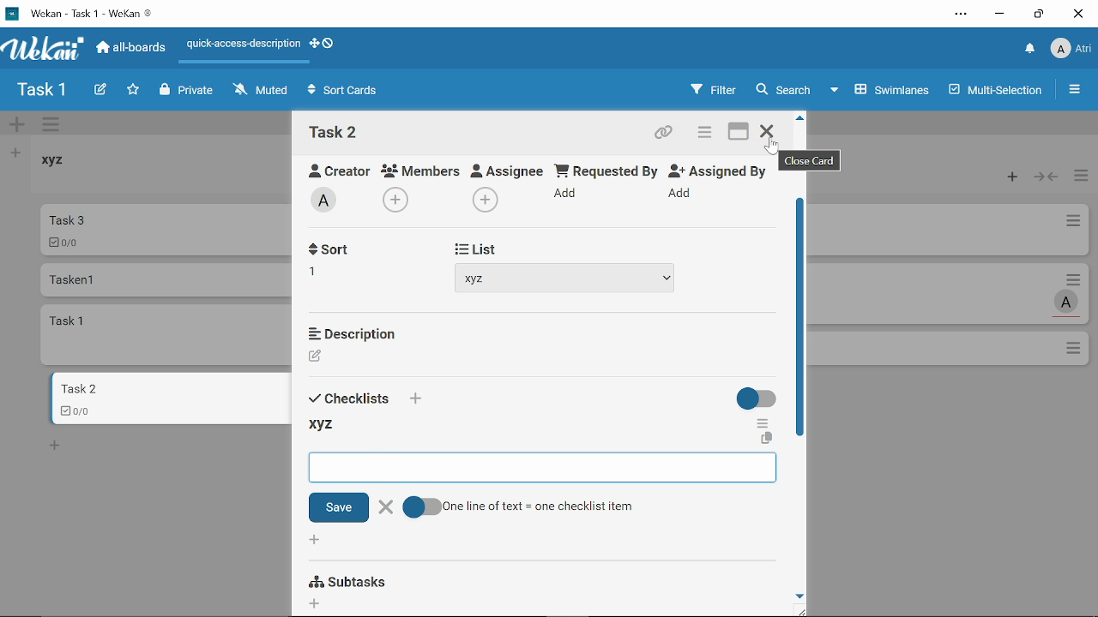 Image resolution: width=1098 pixels, height=617 pixels. I want to click on Add labe;, so click(329, 202).